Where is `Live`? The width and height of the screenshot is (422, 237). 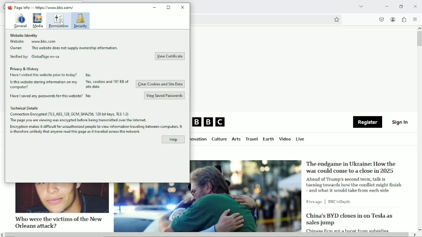
Live is located at coordinates (300, 139).